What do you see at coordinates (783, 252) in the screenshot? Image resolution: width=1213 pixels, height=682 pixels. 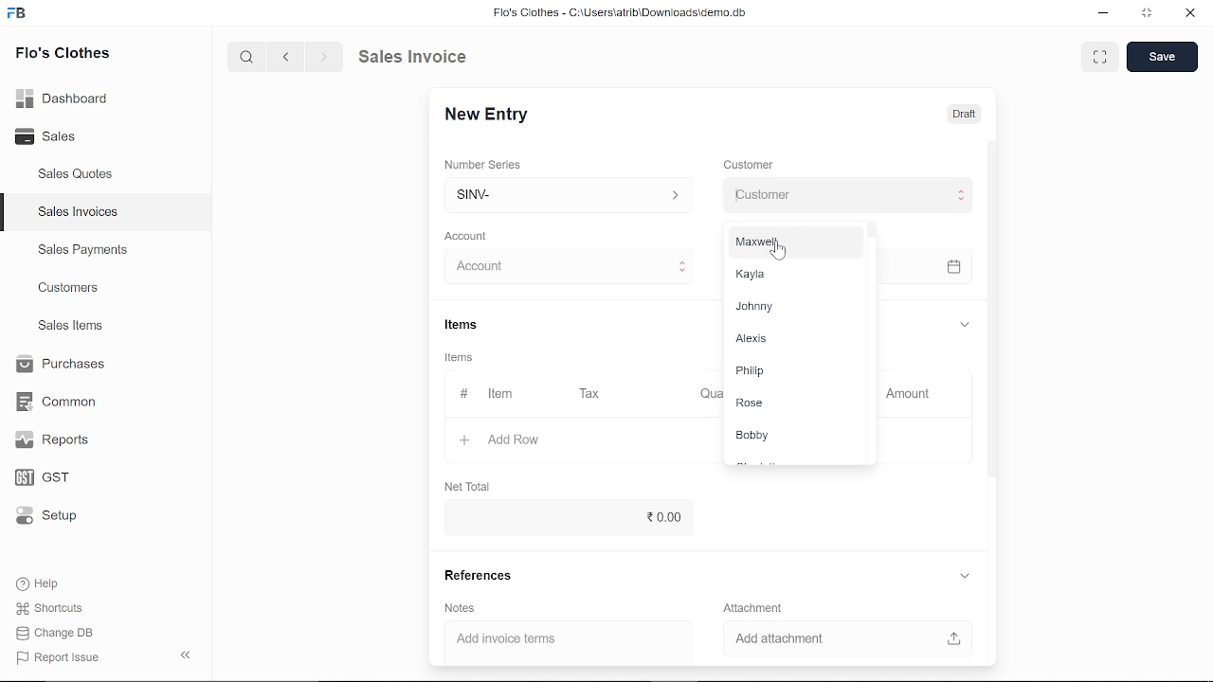 I see `cursor` at bounding box center [783, 252].